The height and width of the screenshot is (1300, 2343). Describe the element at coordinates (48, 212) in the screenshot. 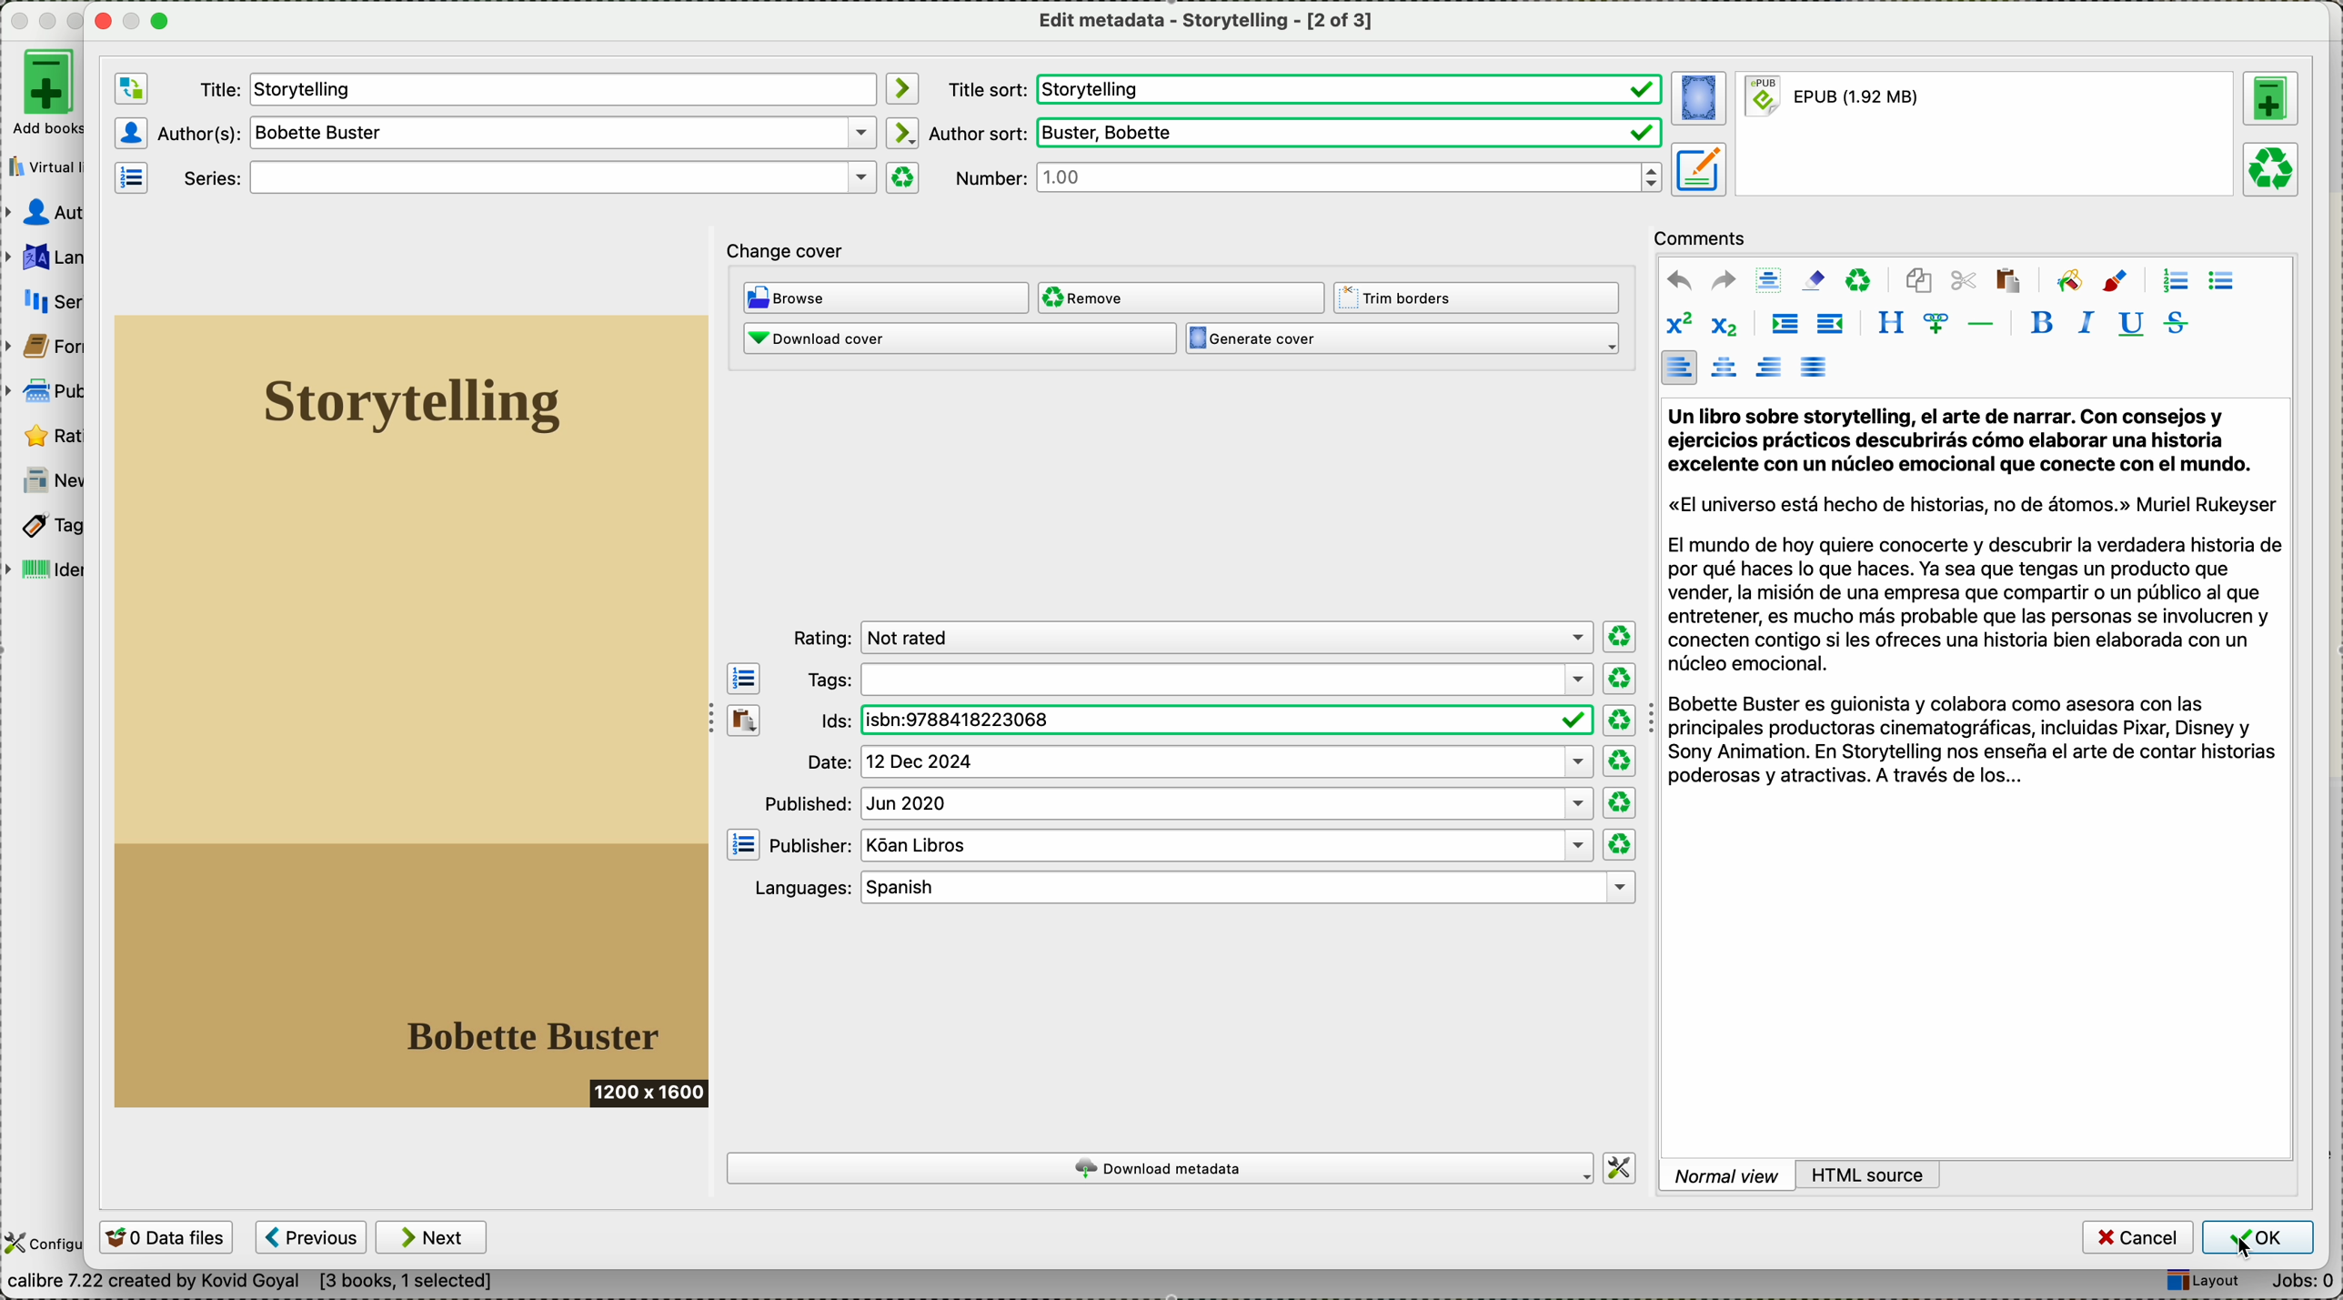

I see `authors` at that location.